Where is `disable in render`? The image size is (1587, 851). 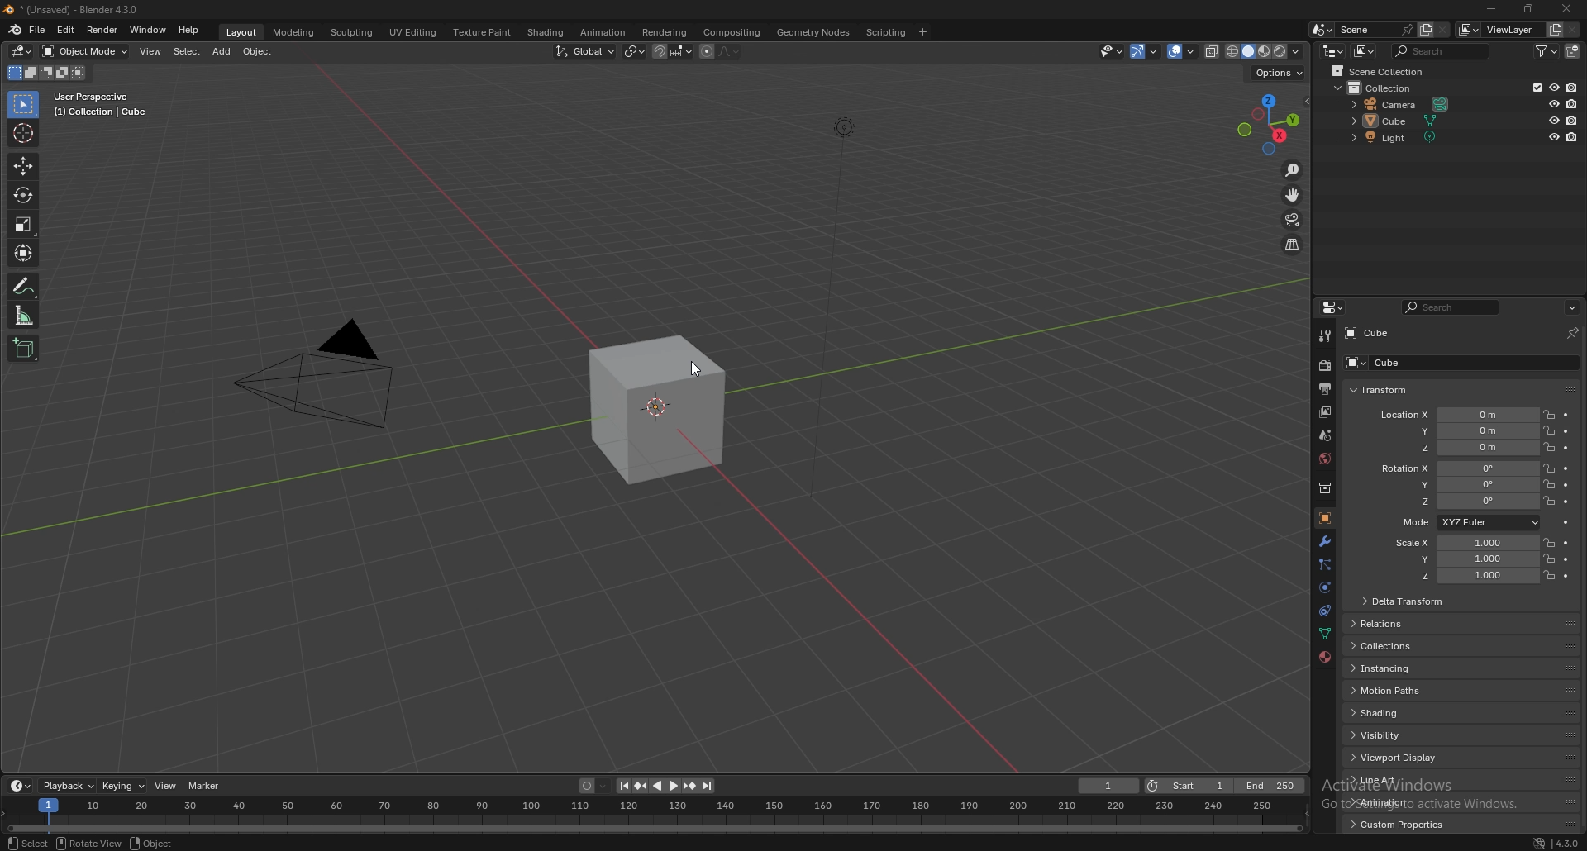 disable in render is located at coordinates (1572, 137).